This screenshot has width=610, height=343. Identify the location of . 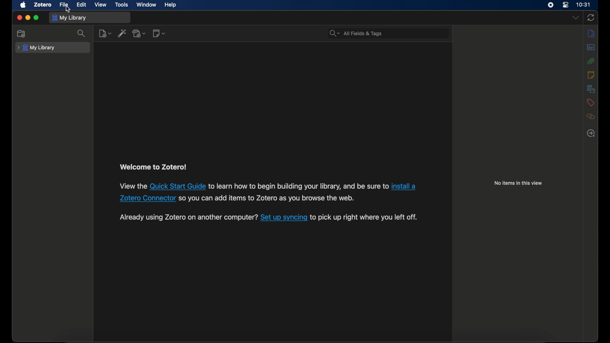
(188, 217).